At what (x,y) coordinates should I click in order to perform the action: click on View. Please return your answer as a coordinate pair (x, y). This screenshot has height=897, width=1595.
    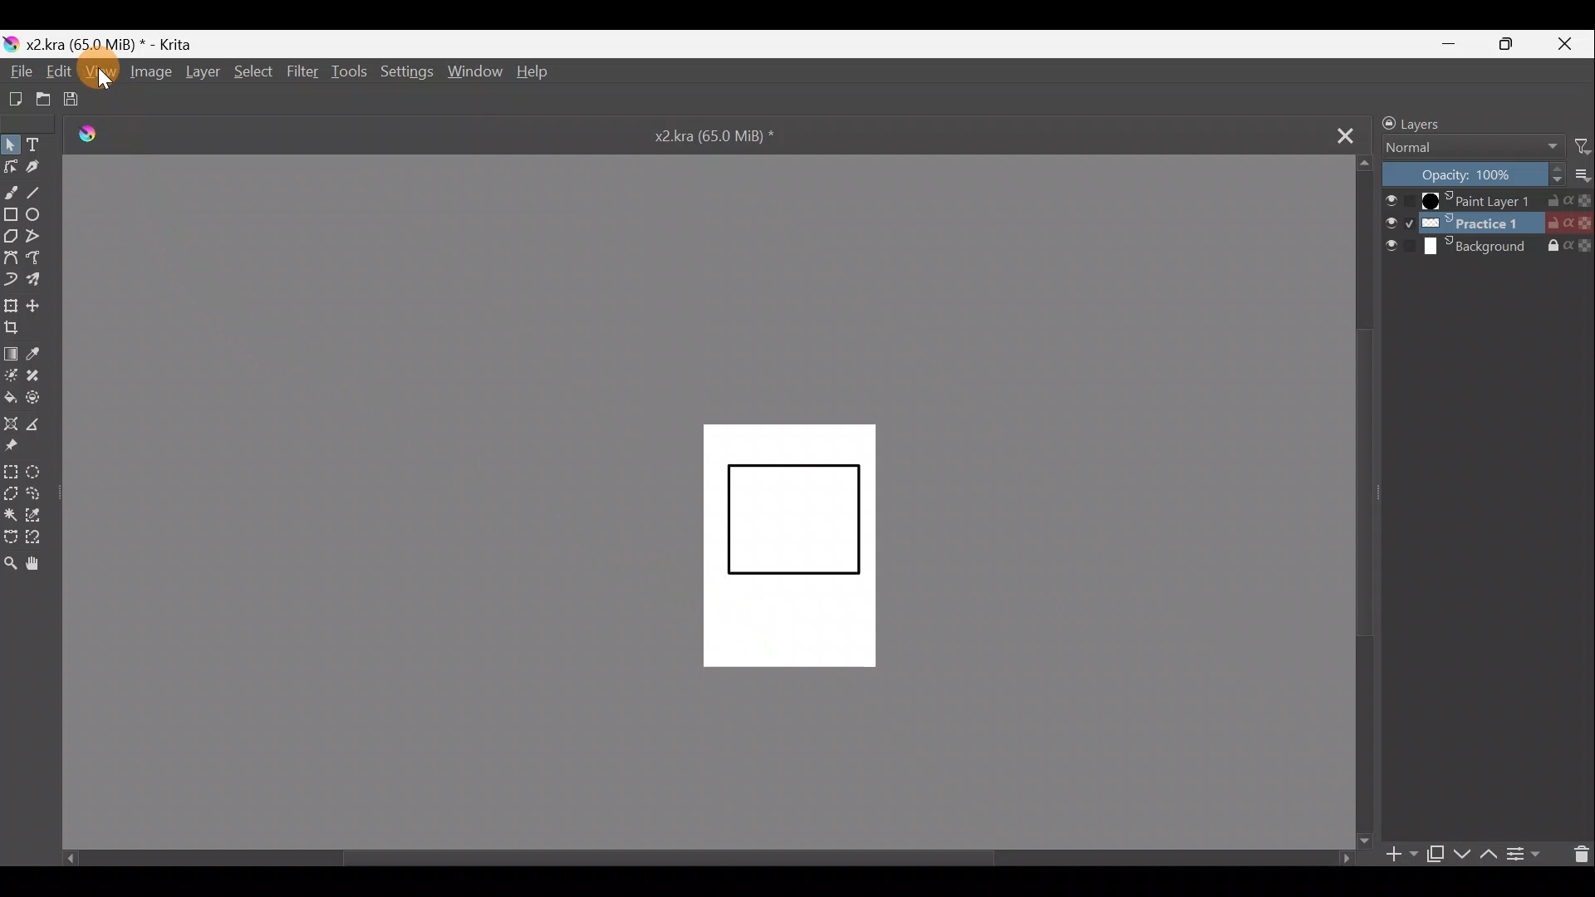
    Looking at the image, I should click on (97, 70).